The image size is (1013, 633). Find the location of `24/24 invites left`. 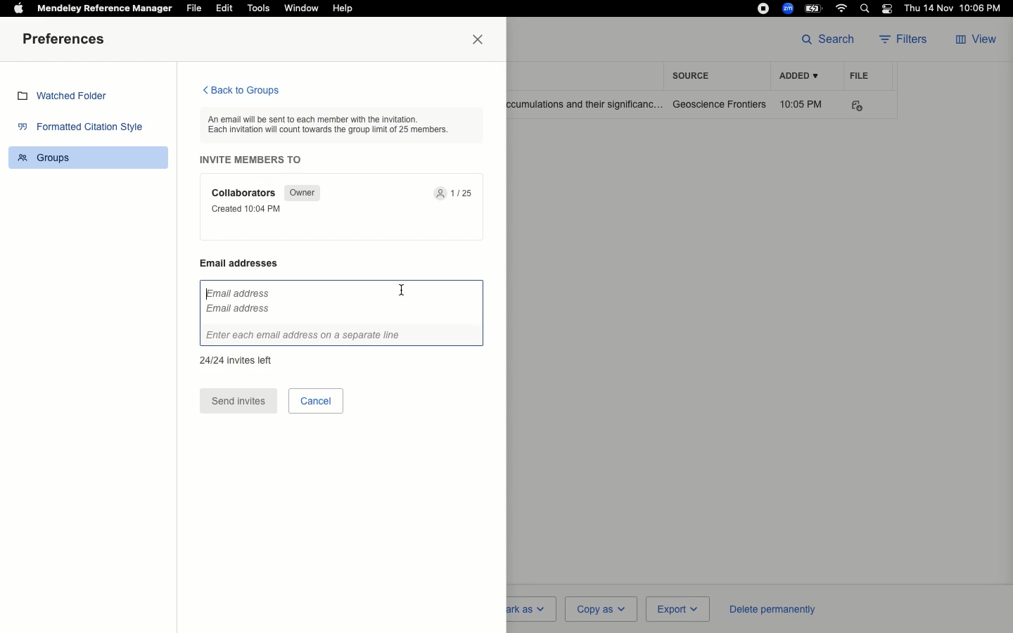

24/24 invites left is located at coordinates (236, 359).